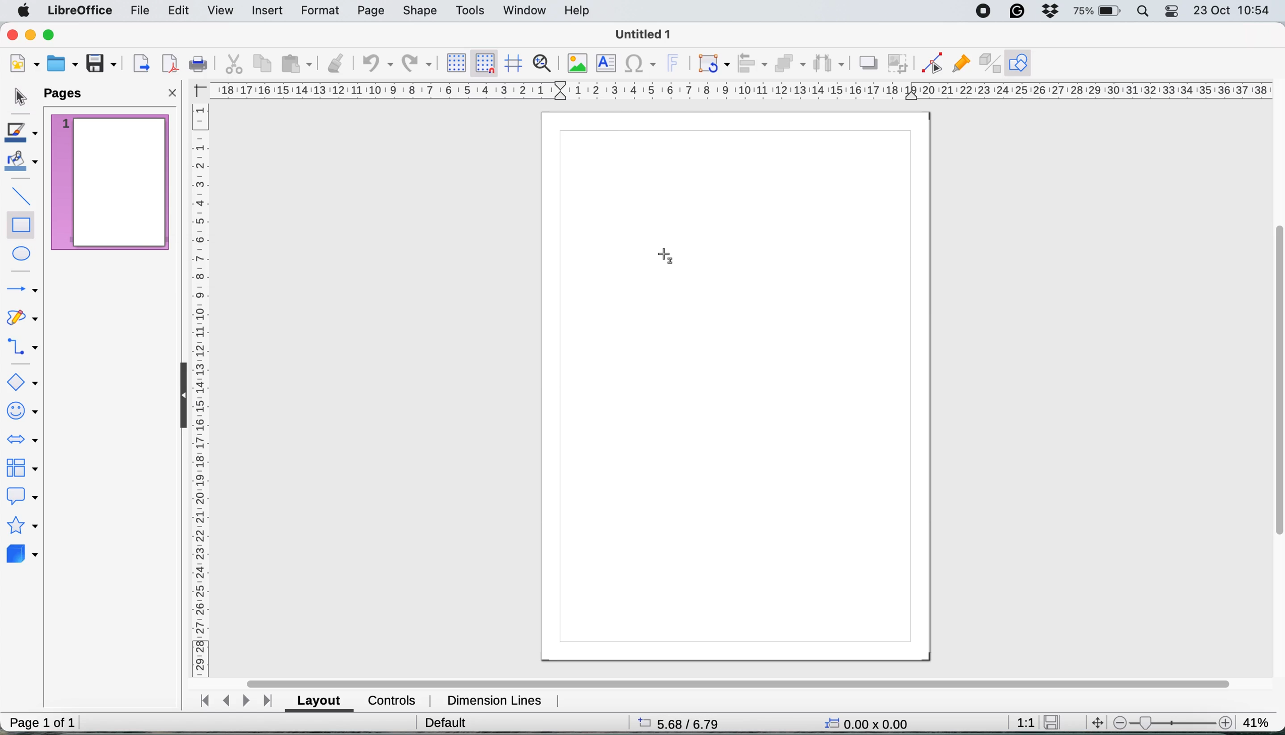  I want to click on insert fontwork text, so click(677, 62).